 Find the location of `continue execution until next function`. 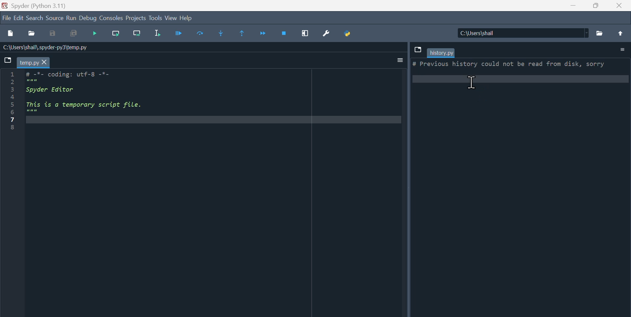

continue execution until next function is located at coordinates (264, 34).